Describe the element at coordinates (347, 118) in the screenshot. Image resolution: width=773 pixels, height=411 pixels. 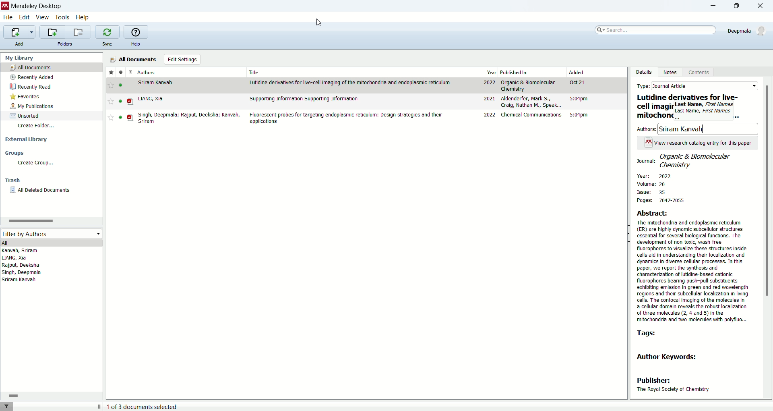
I see `Flourescent probes for targeting endoplasmic reticulum: Design strategies and their applications` at that location.